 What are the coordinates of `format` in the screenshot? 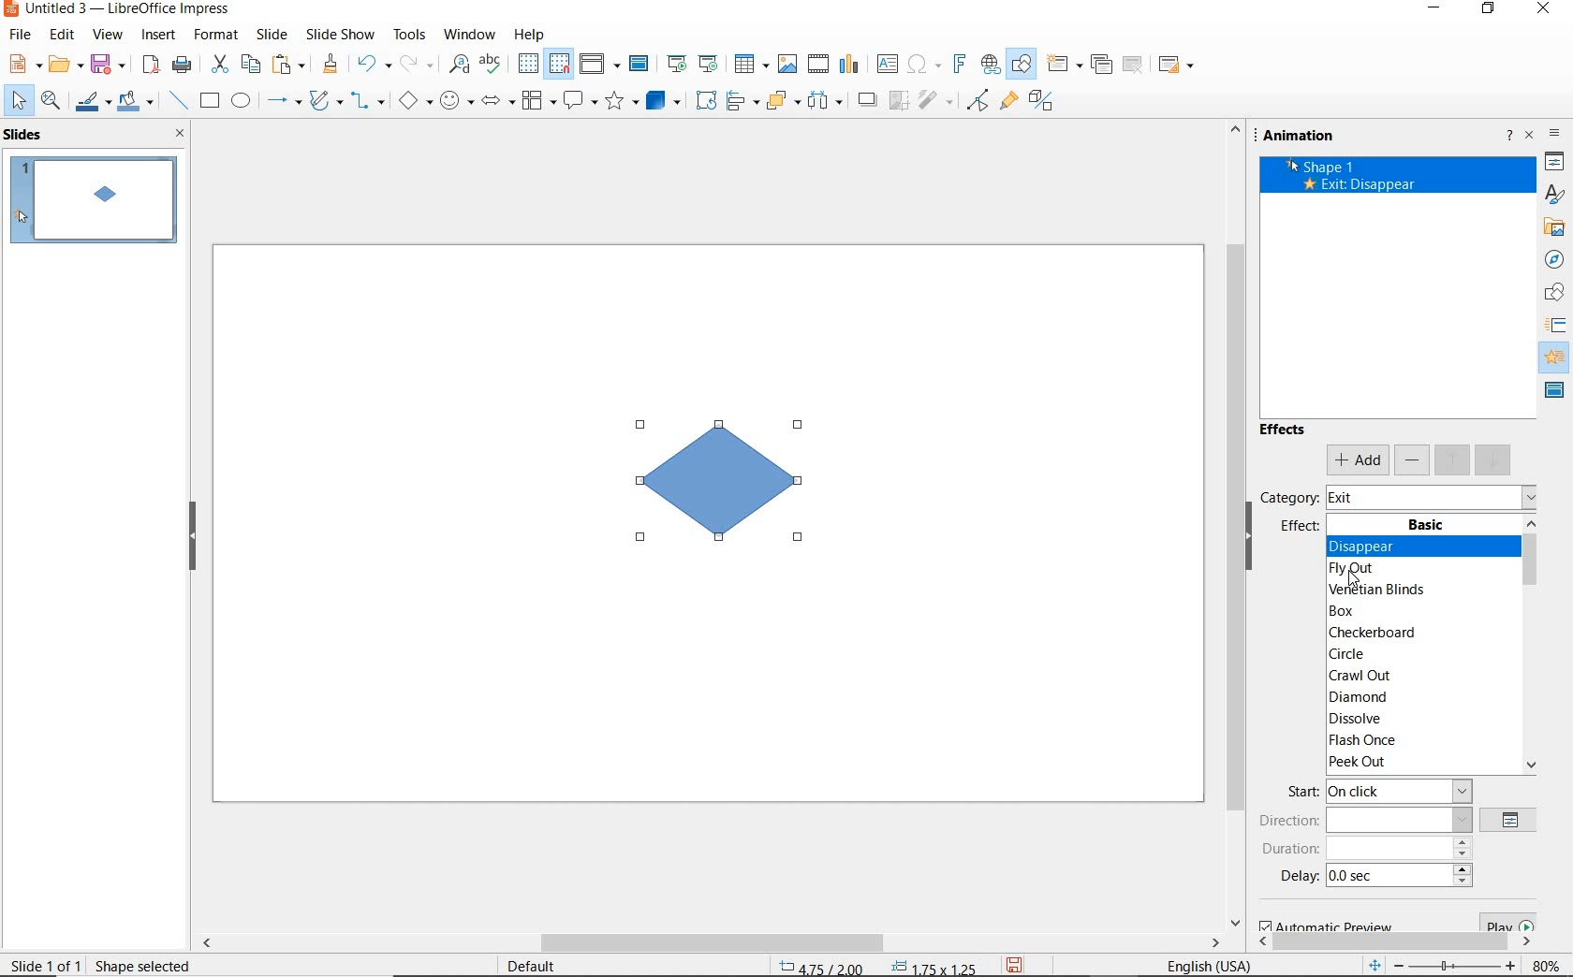 It's located at (217, 36).